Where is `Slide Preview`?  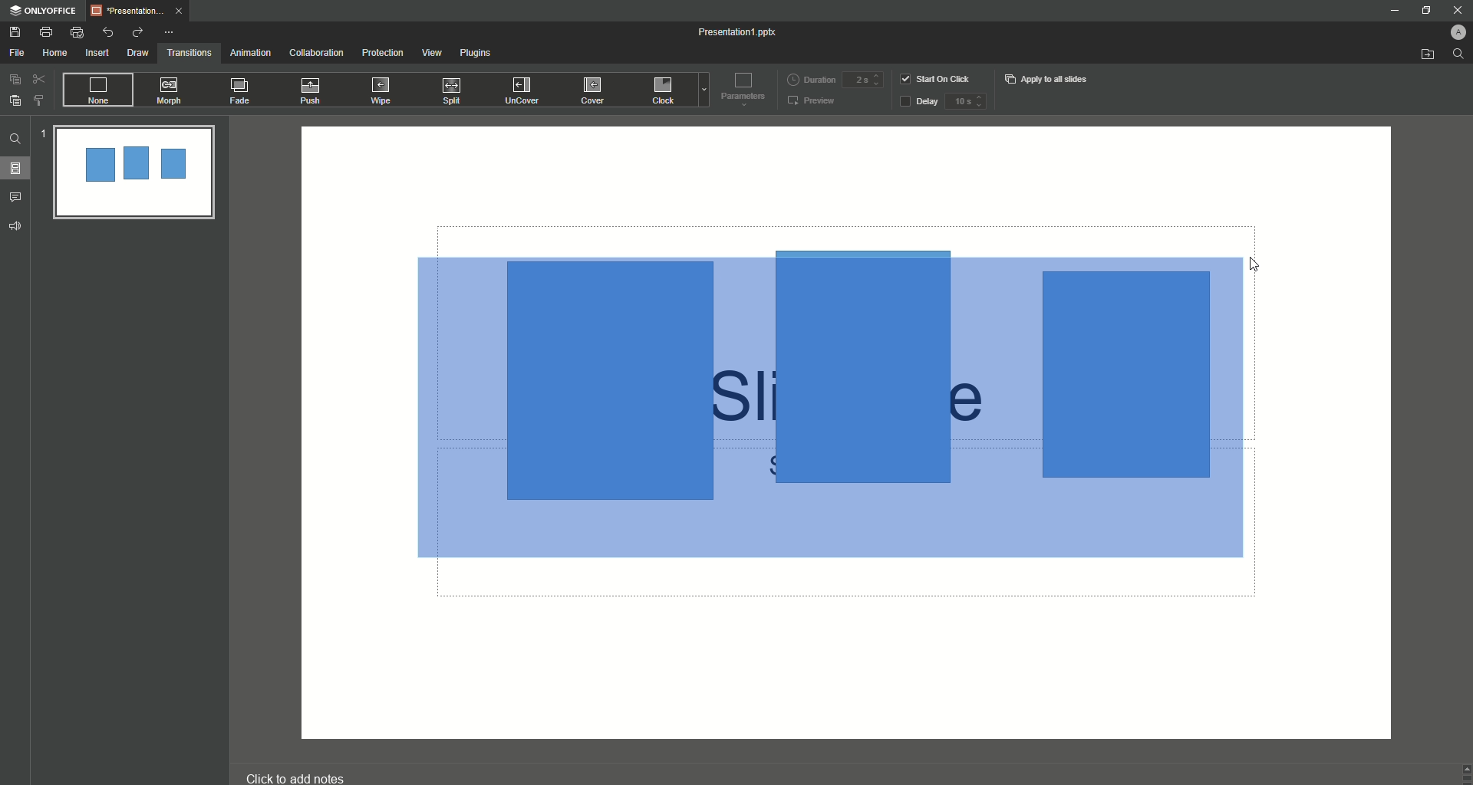 Slide Preview is located at coordinates (131, 174).